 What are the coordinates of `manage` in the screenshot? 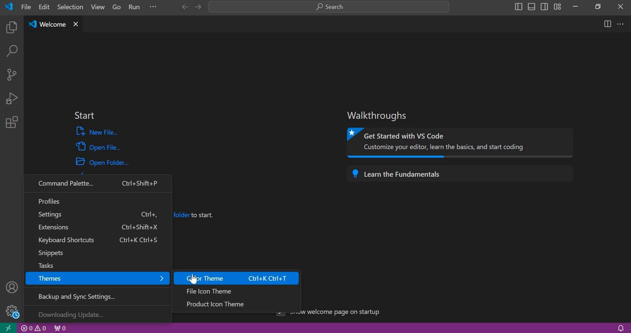 It's located at (11, 311).